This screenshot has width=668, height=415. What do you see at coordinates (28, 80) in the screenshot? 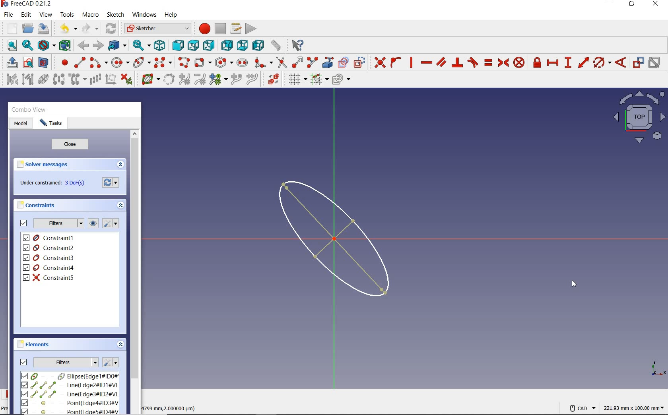
I see `select associated geometry` at bounding box center [28, 80].